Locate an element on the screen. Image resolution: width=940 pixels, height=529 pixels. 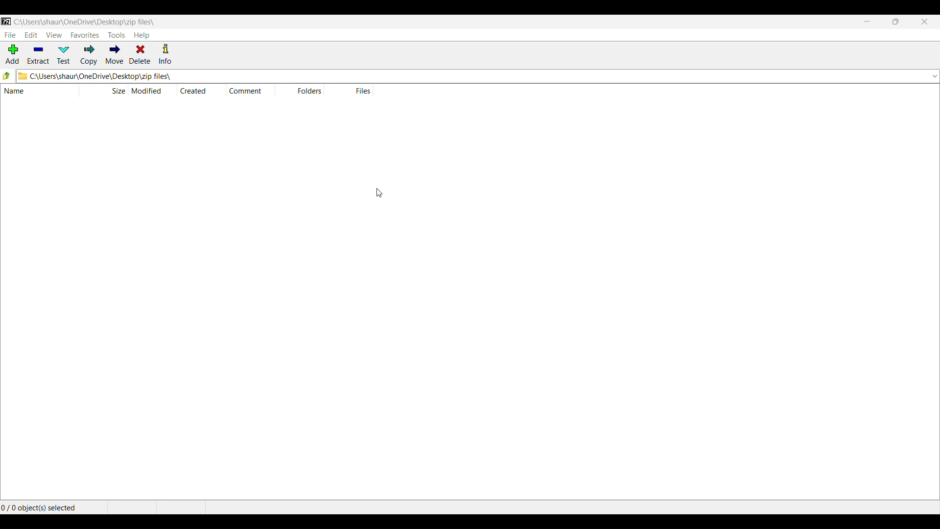
FAVORITES is located at coordinates (84, 34).